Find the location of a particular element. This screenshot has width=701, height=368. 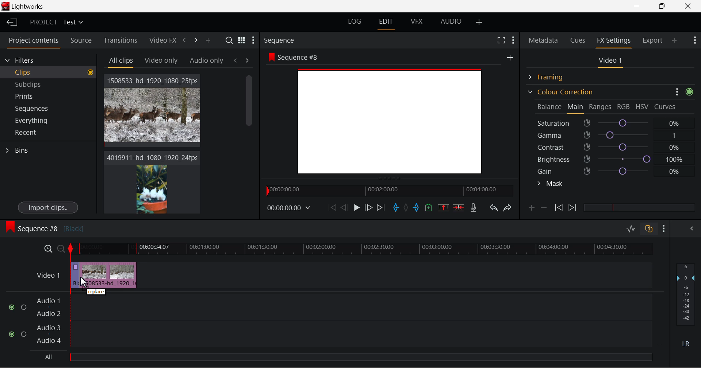

Export Panel is located at coordinates (654, 40).